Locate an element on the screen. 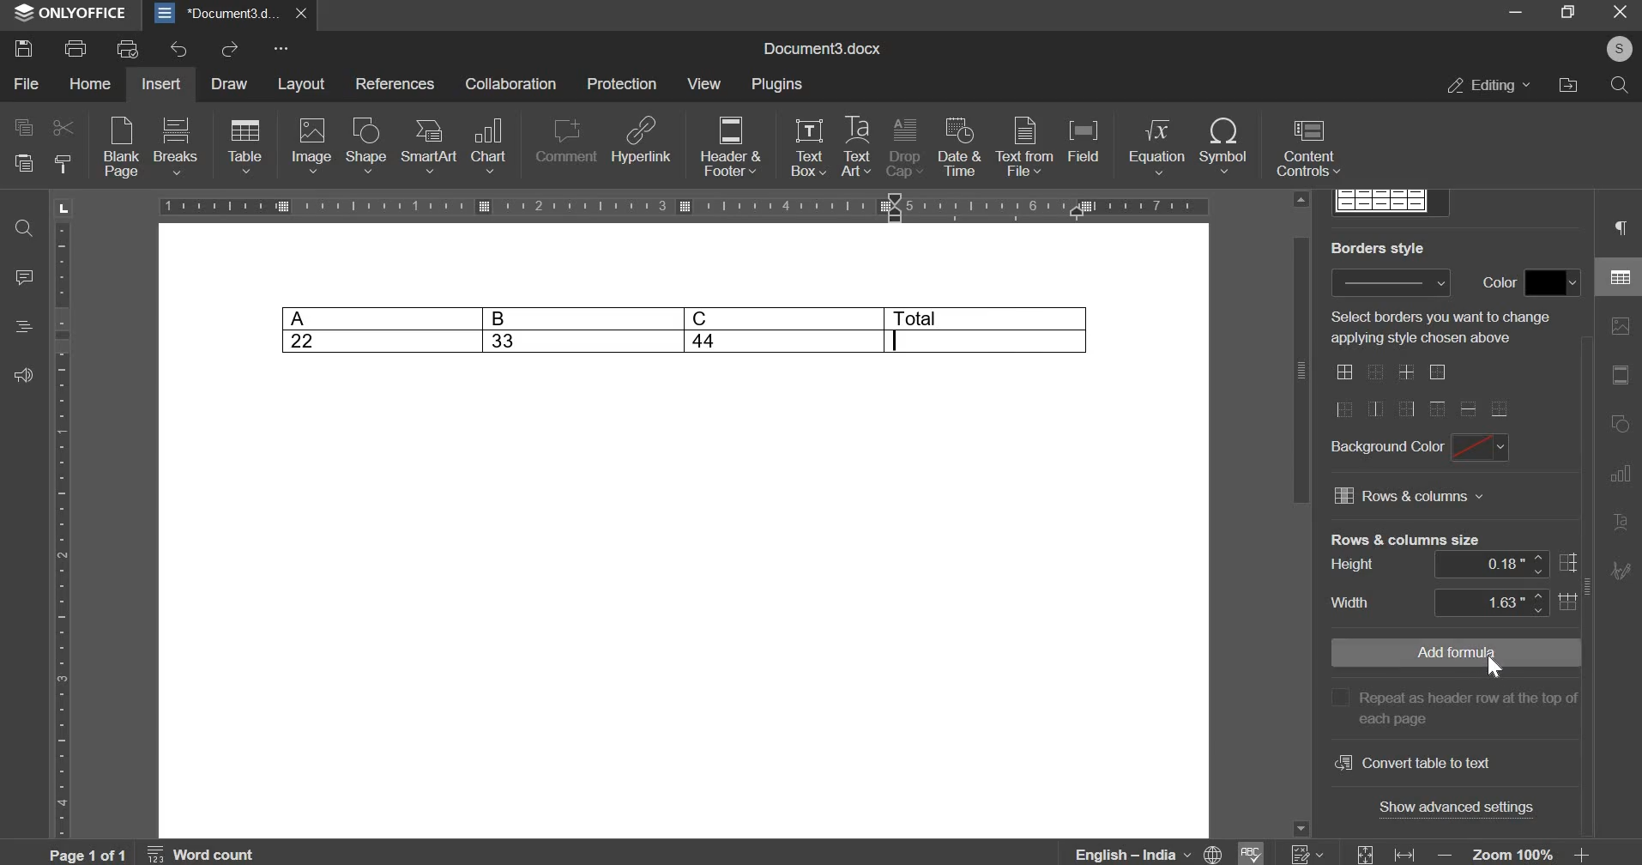 The height and width of the screenshot is (865, 1642). fit to width is located at coordinates (1404, 853).